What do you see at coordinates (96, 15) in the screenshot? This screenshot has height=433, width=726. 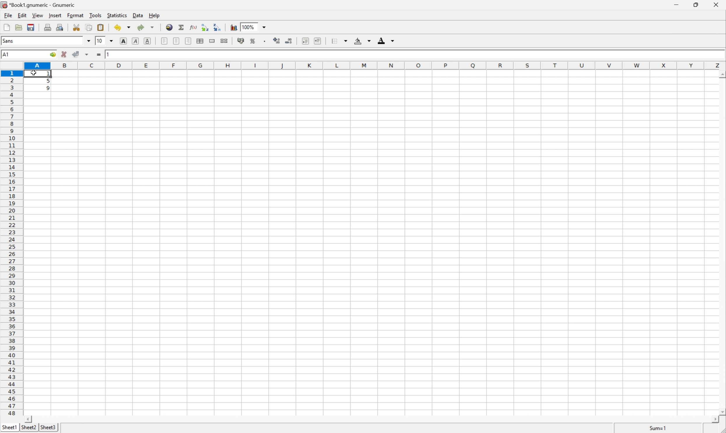 I see `tools` at bounding box center [96, 15].